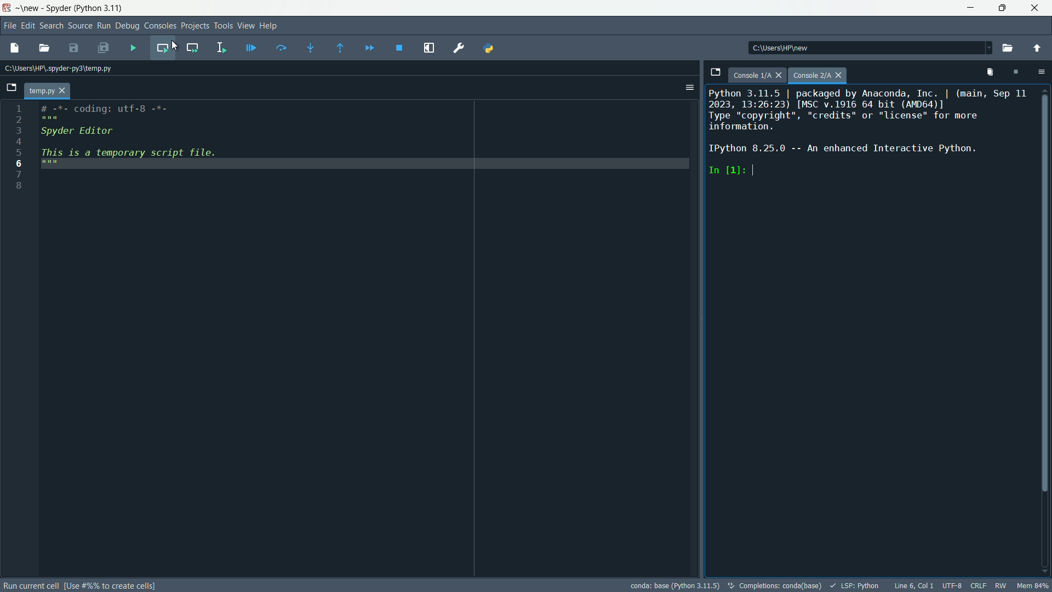 This screenshot has height=592, width=1052. Describe the element at coordinates (82, 583) in the screenshot. I see `Run Current Cell (use  #%% to create cells)` at that location.